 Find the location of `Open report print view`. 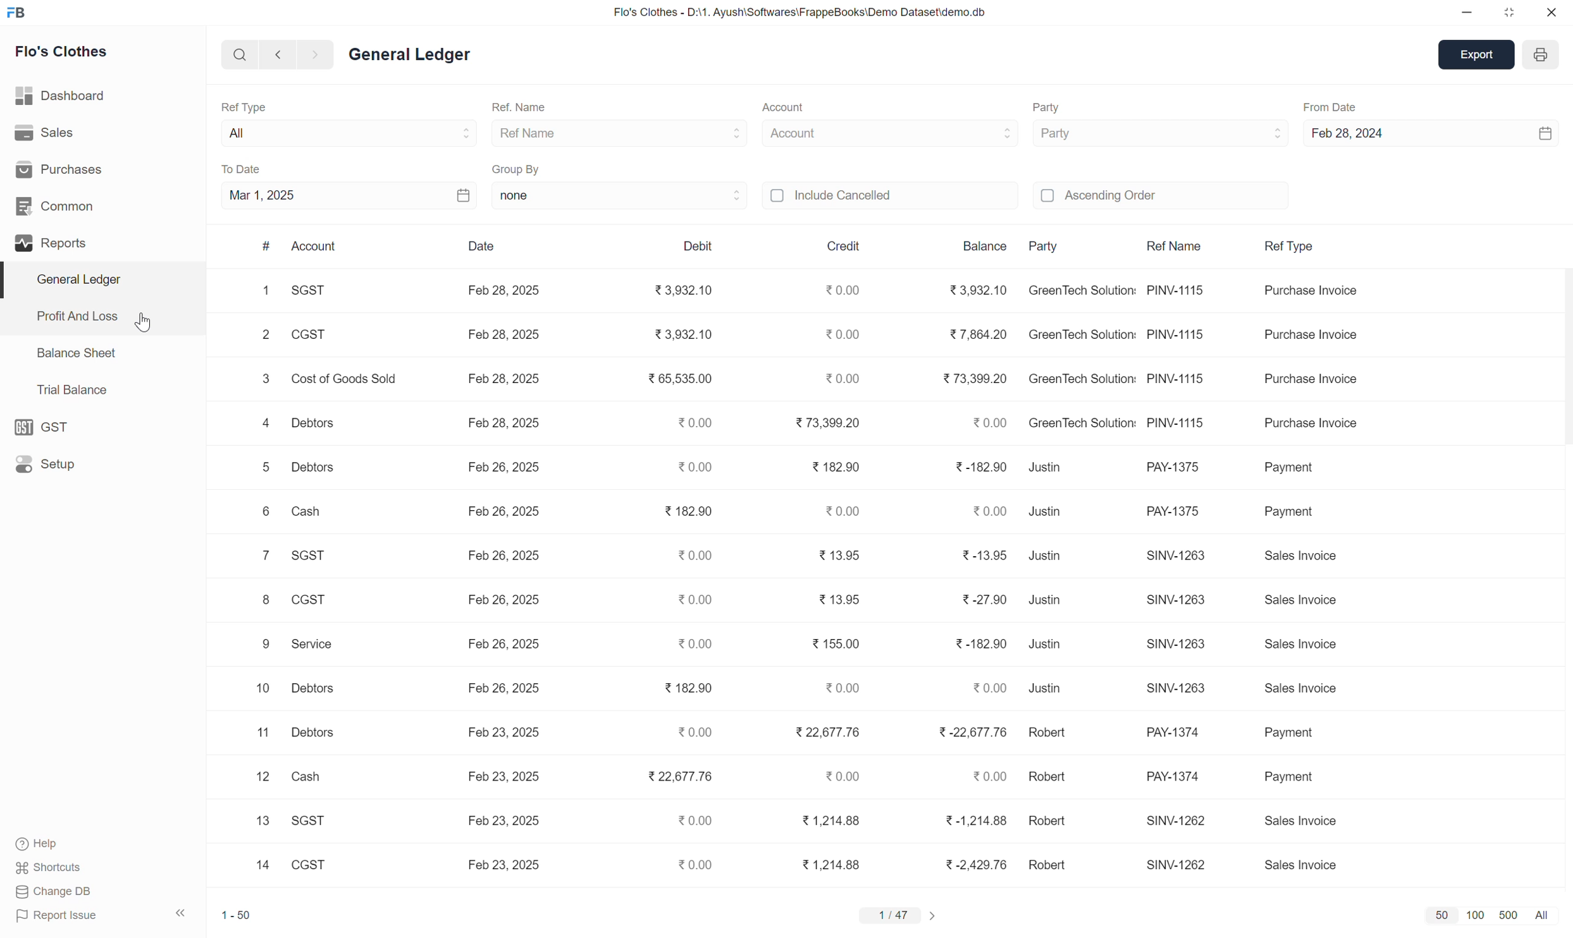

Open report print view is located at coordinates (1539, 54).